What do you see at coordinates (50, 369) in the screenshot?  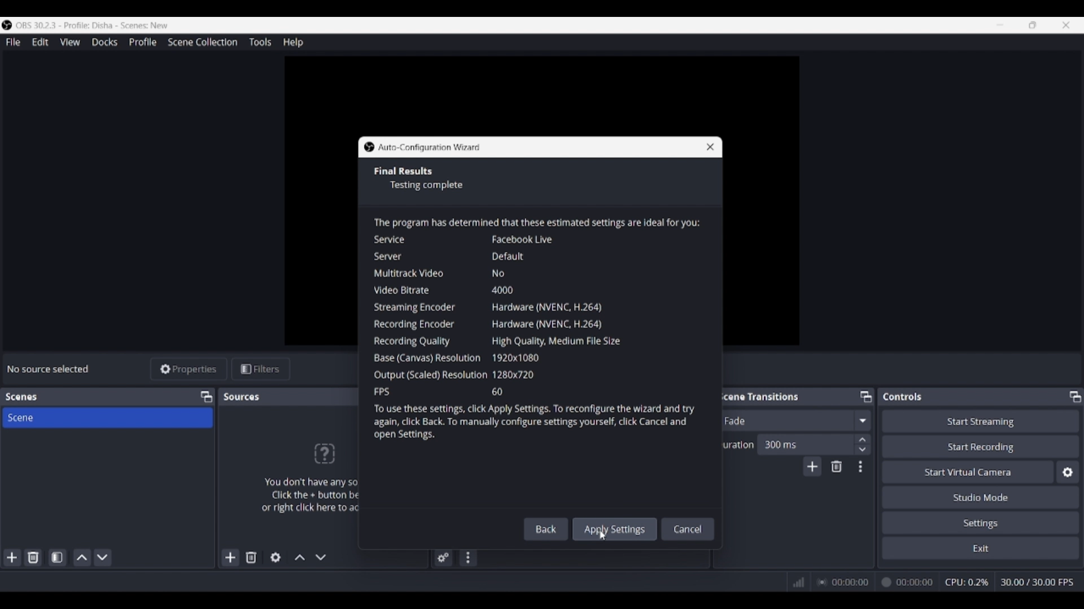 I see `Source status` at bounding box center [50, 369].